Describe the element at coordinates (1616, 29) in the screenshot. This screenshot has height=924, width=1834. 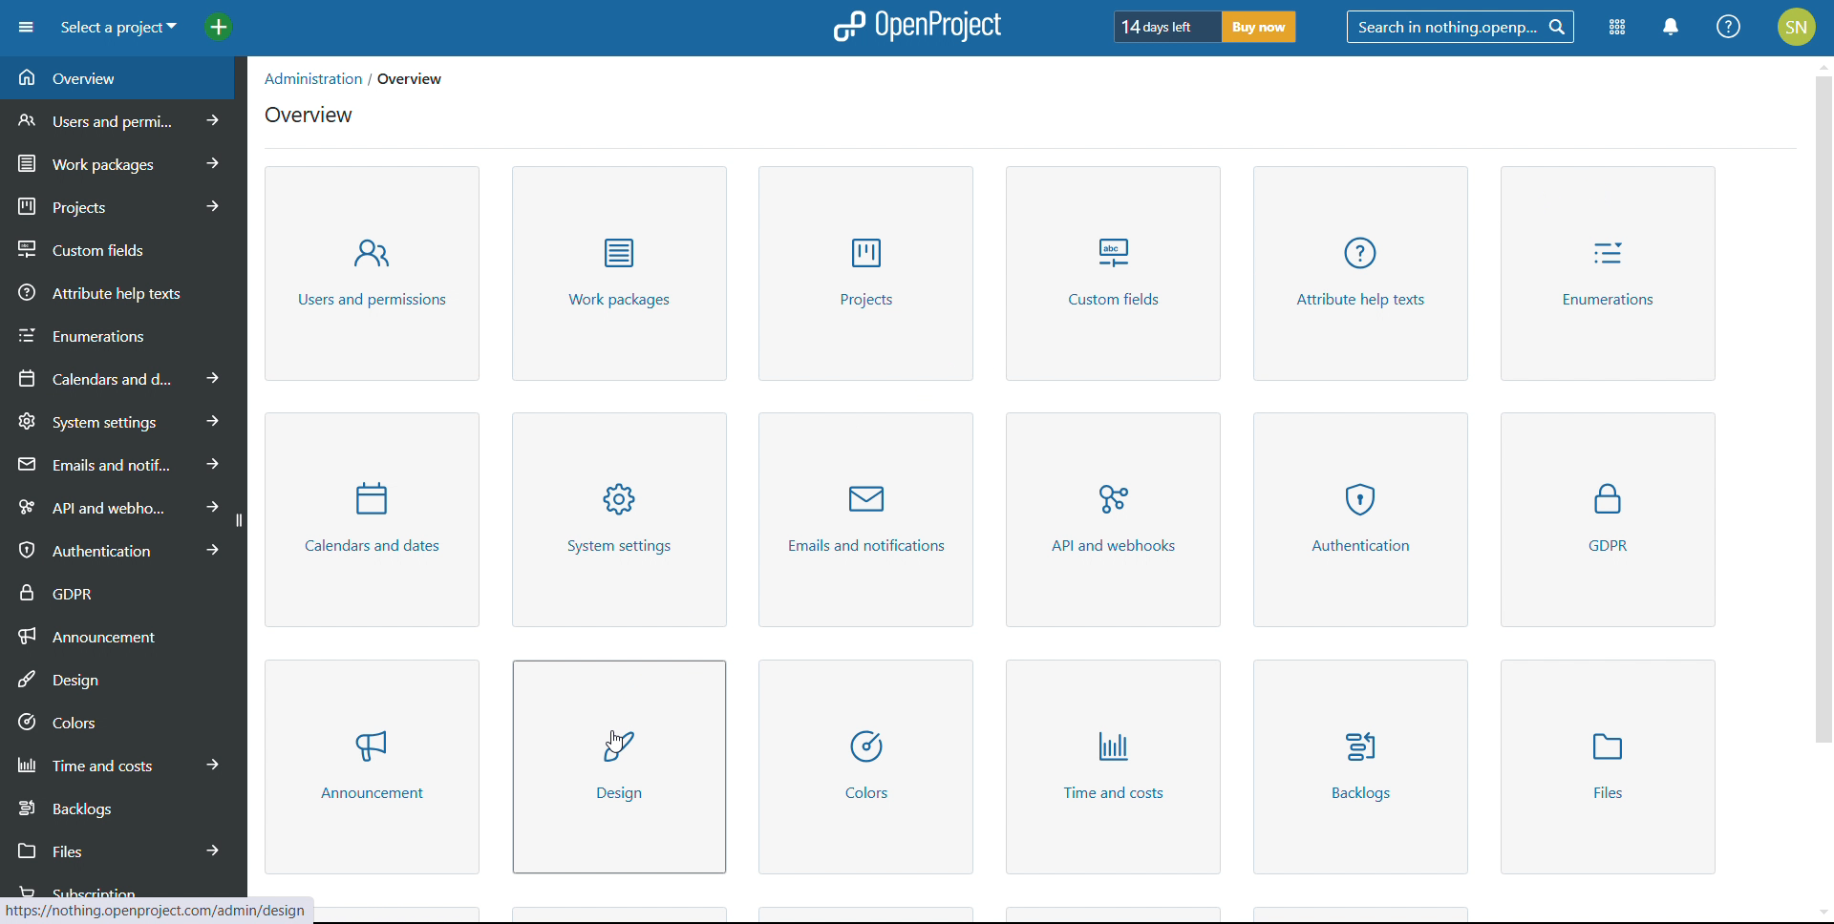
I see `modules` at that location.